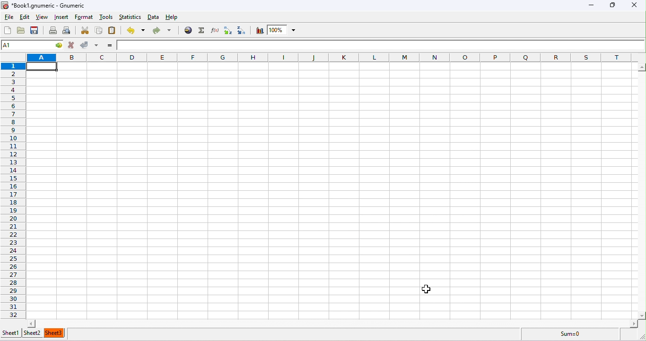 This screenshot has height=341, width=646. What do you see at coordinates (22, 31) in the screenshot?
I see `open a file` at bounding box center [22, 31].